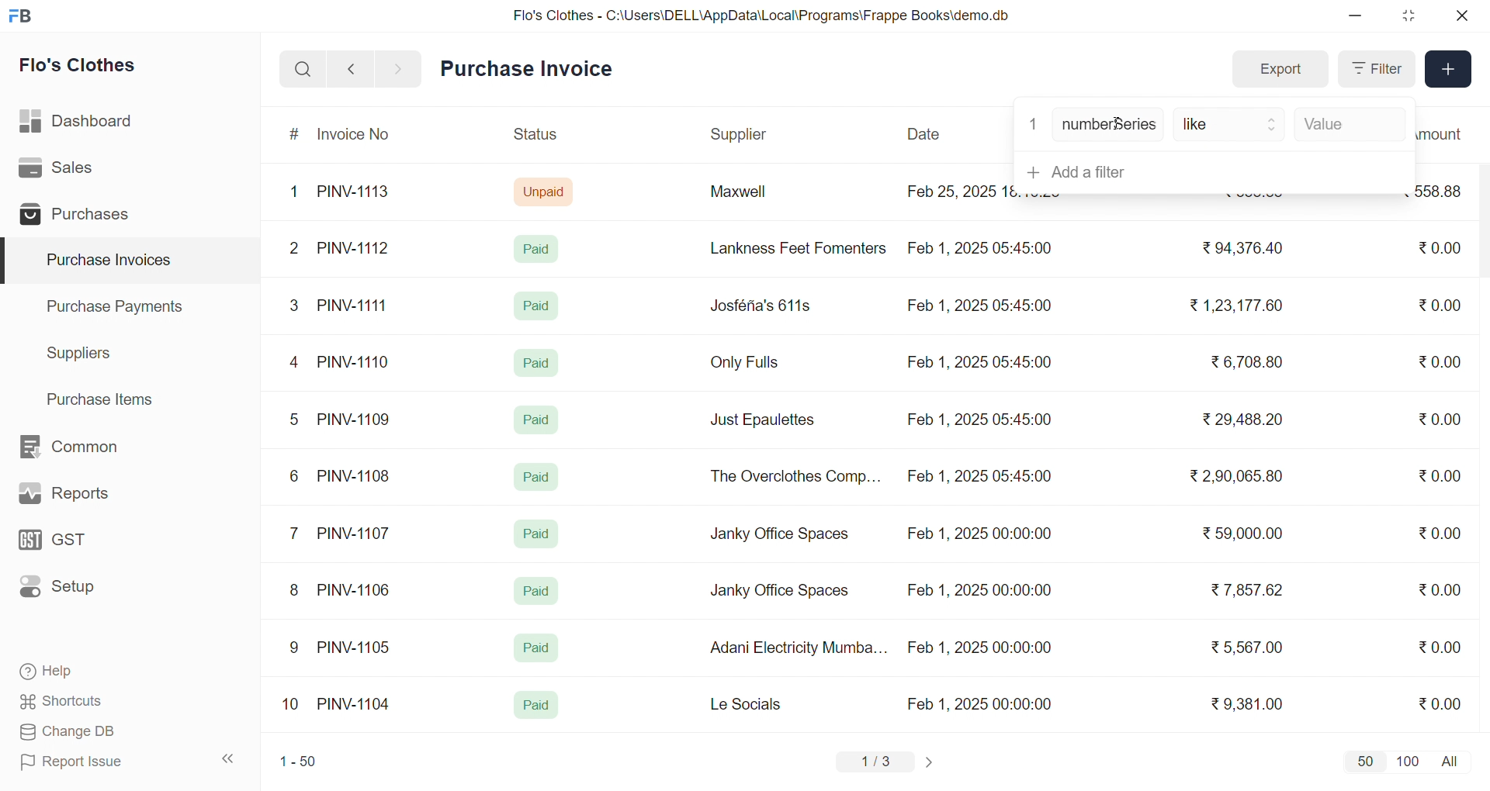 This screenshot has width=1490, height=791. What do you see at coordinates (1440, 361) in the screenshot?
I see `₹0.00` at bounding box center [1440, 361].